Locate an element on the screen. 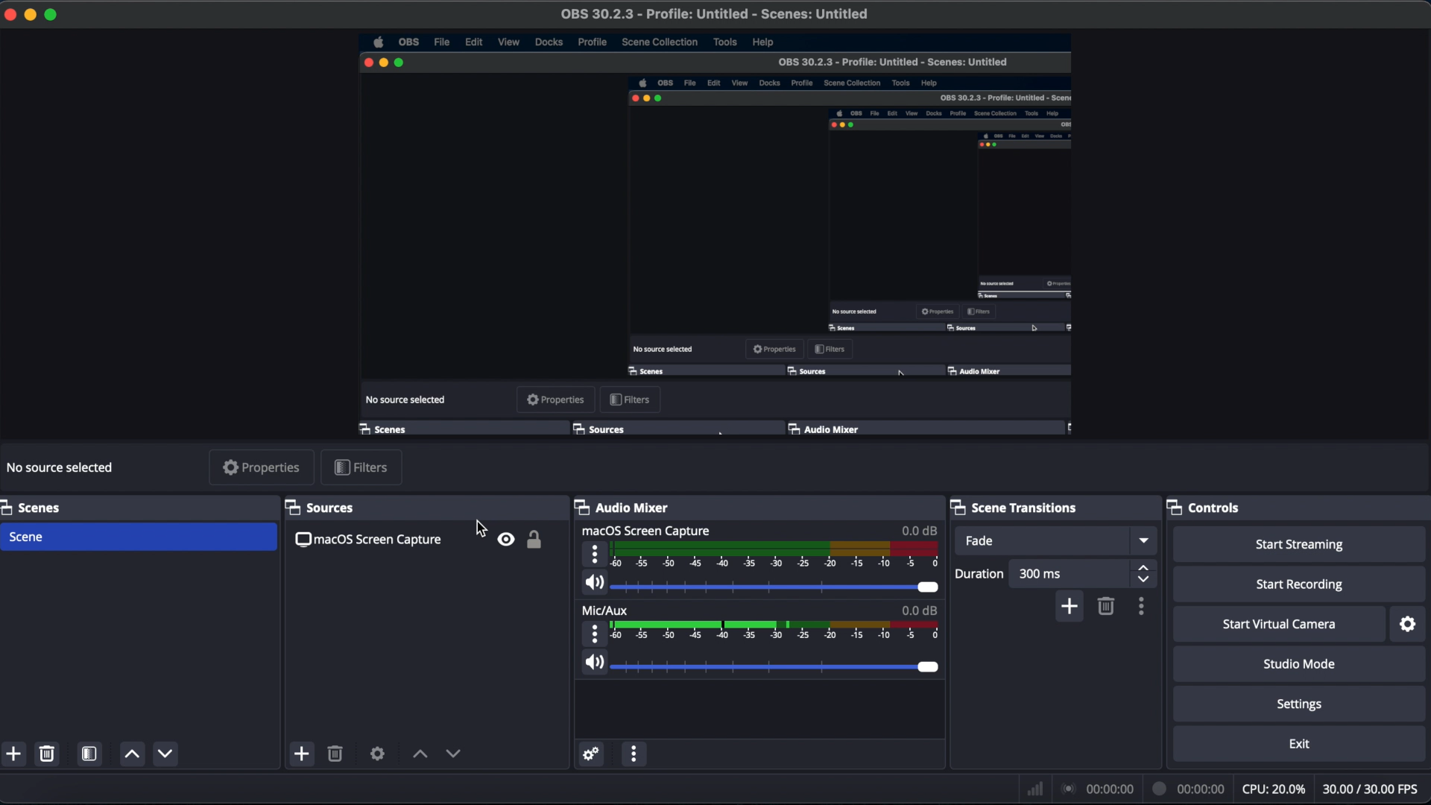  properties is located at coordinates (259, 467).